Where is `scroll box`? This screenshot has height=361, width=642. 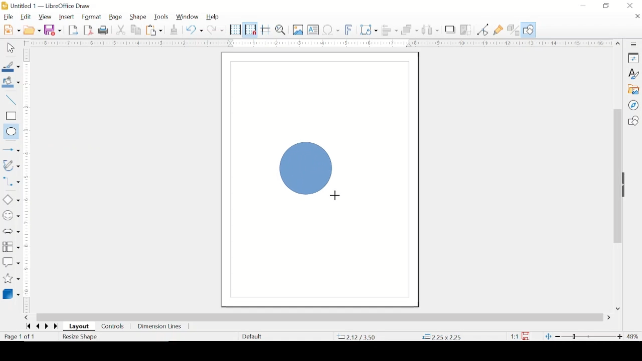 scroll box is located at coordinates (320, 317).